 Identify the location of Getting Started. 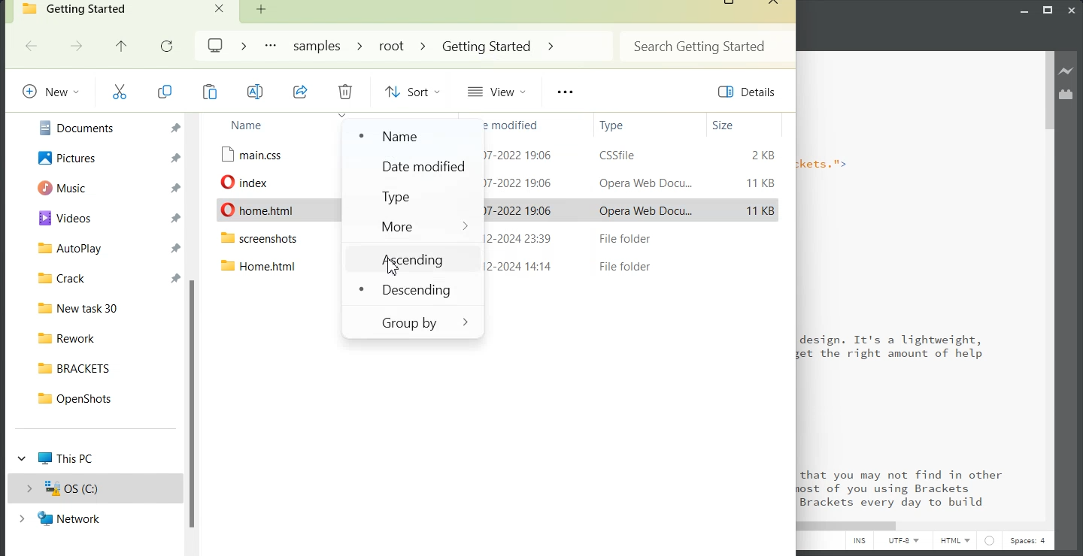
(487, 47).